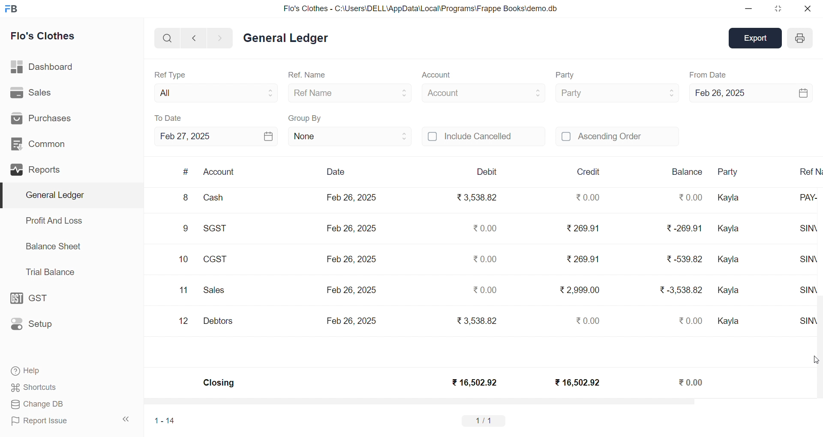  Describe the element at coordinates (808, 323) in the screenshot. I see `SINV-` at that location.